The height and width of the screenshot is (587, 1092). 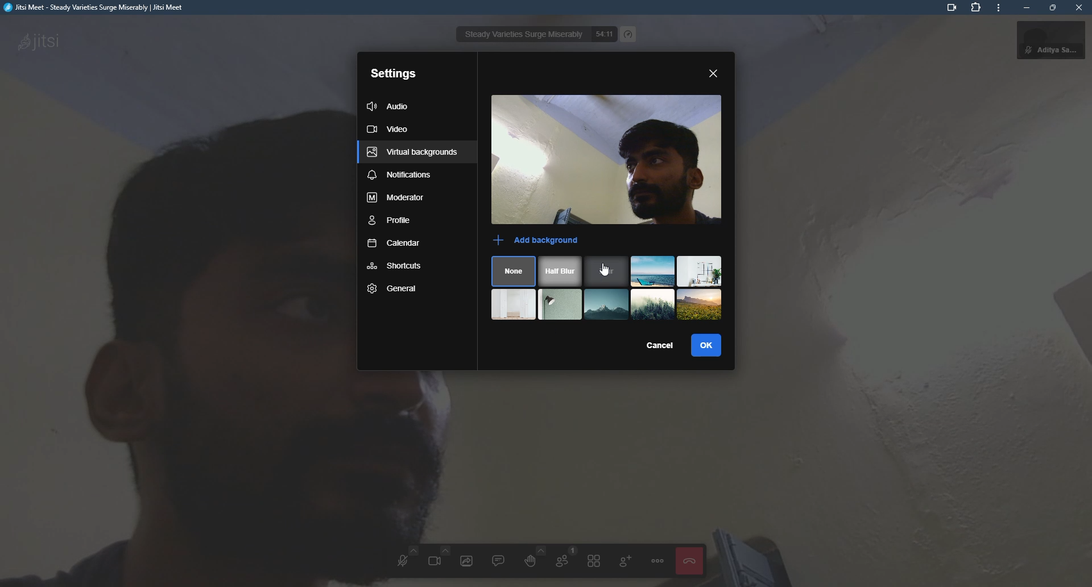 What do you see at coordinates (656, 342) in the screenshot?
I see `cancel` at bounding box center [656, 342].